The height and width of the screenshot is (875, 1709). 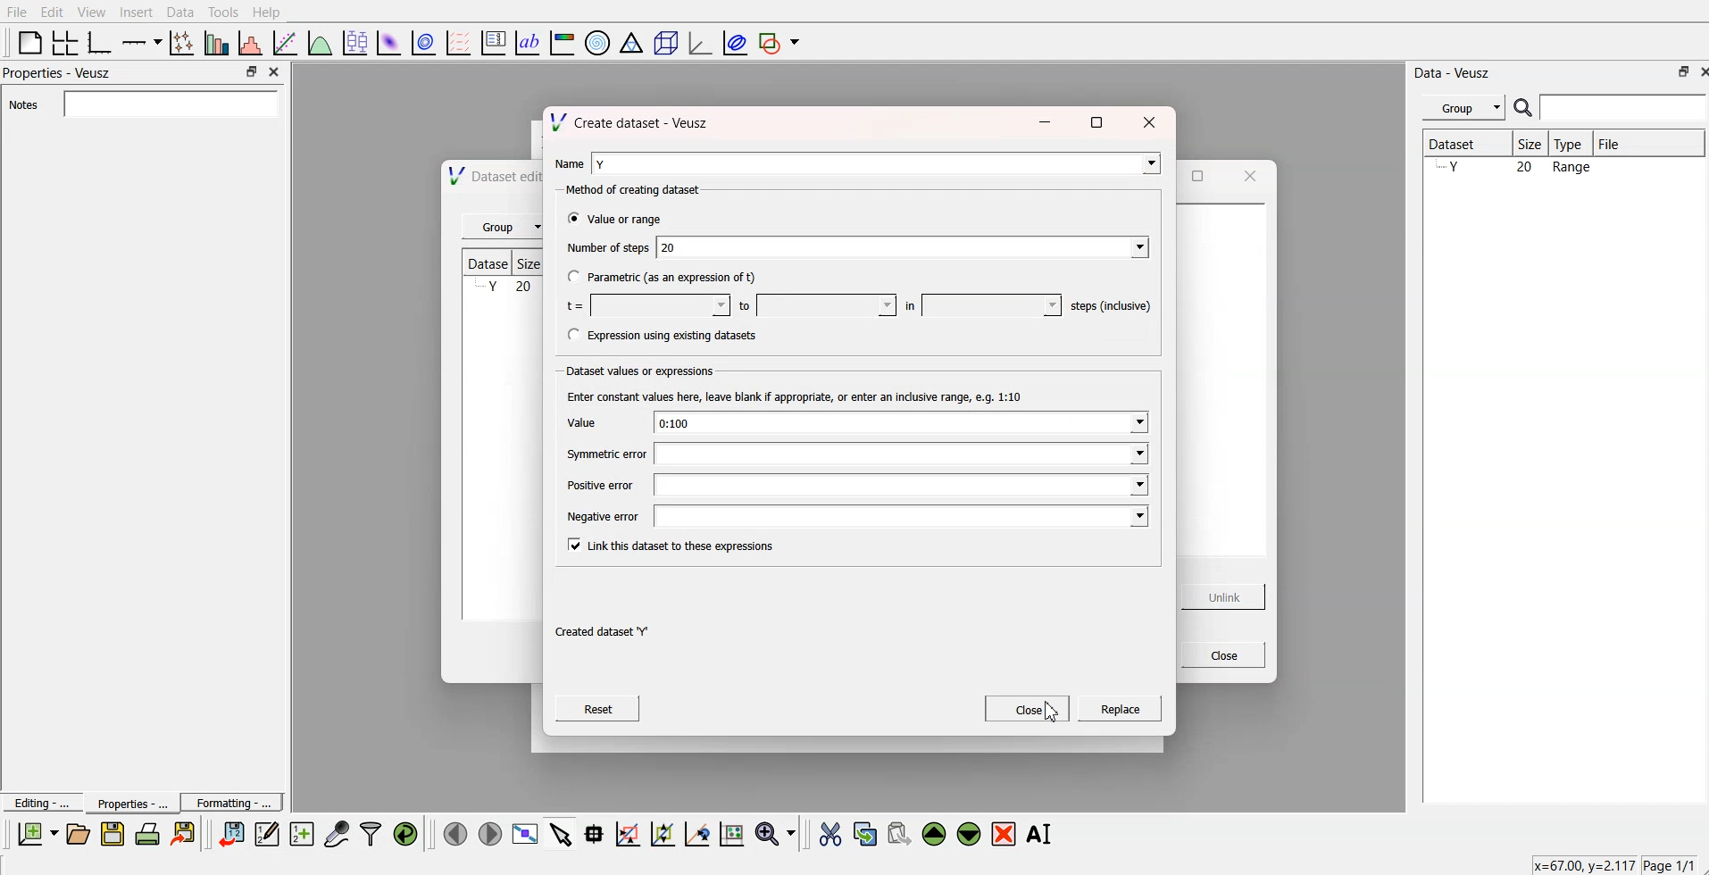 I want to click on maximize, so click(x=1201, y=178).